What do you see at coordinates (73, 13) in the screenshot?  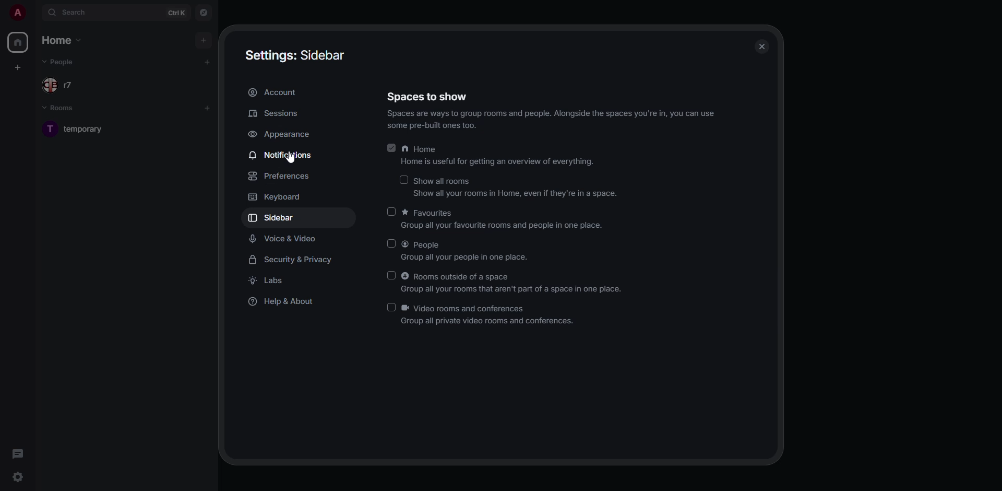 I see `search` at bounding box center [73, 13].